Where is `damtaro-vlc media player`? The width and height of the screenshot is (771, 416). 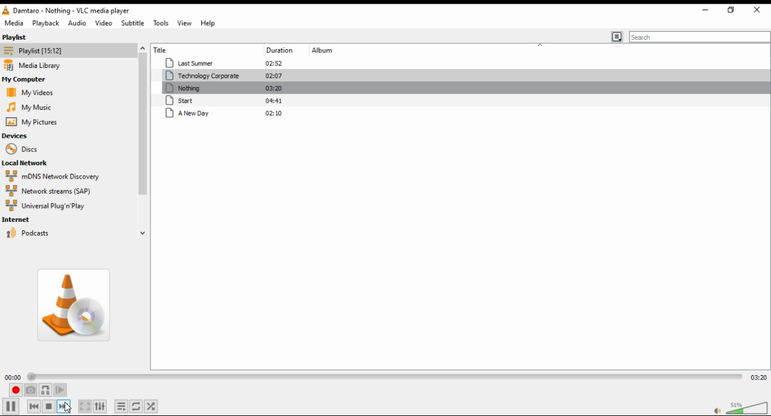 damtaro-vlc media player is located at coordinates (96, 11).